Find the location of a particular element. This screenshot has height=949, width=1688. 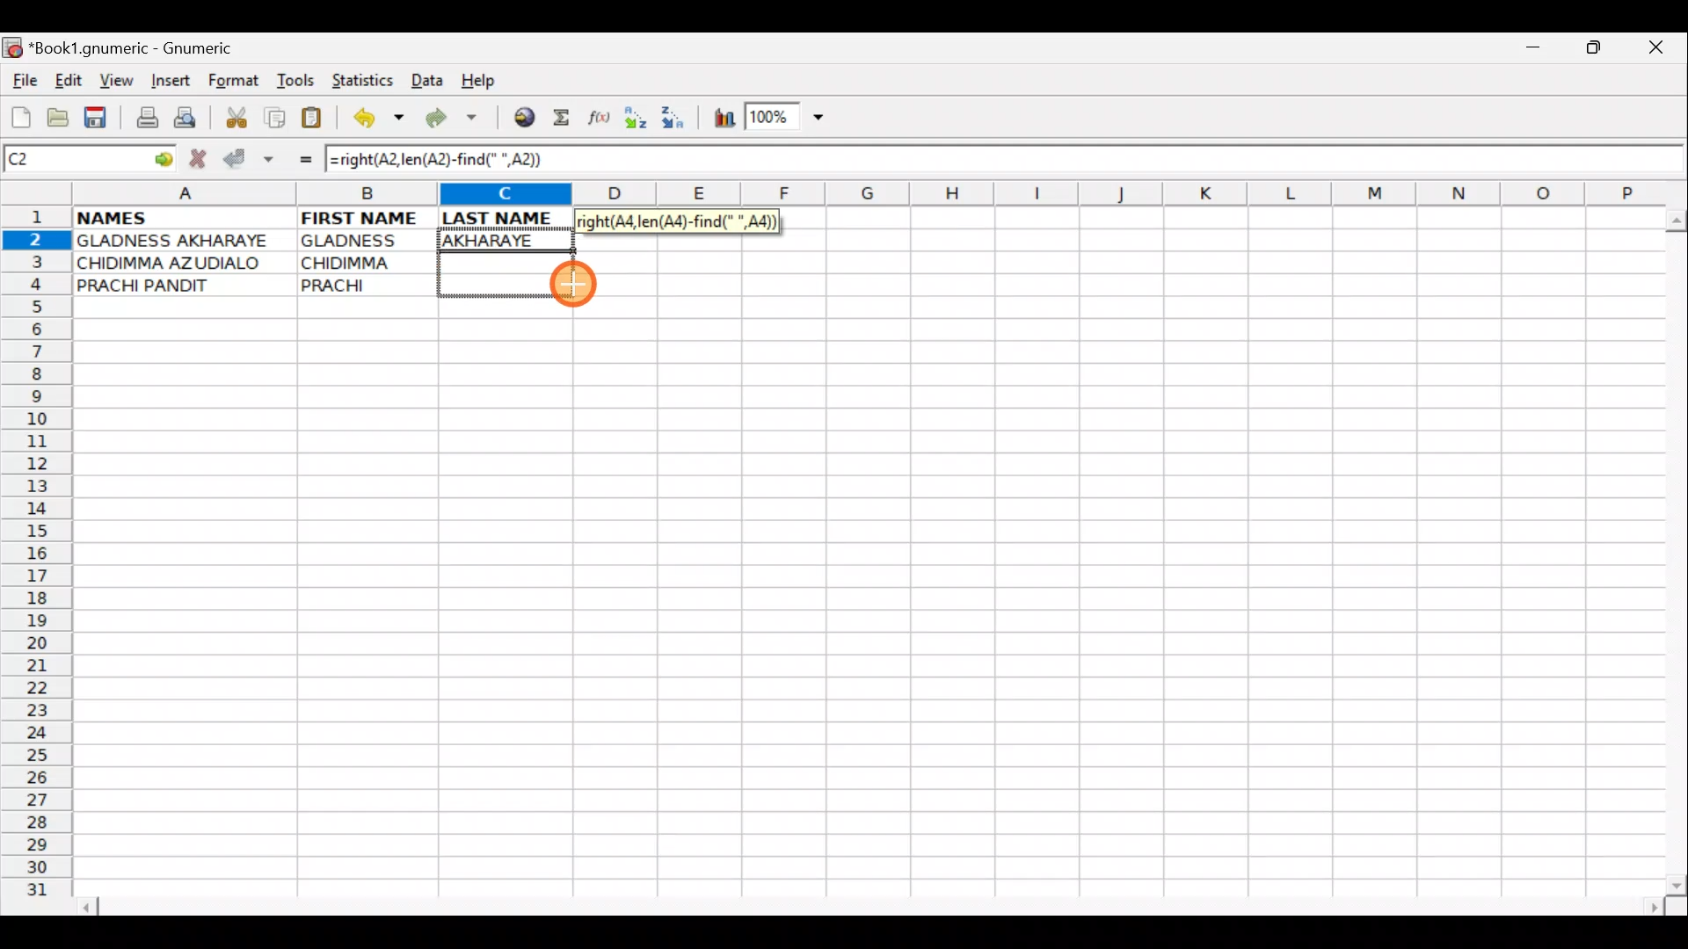

=right(A2, len(A2)-find(" ",A2)) is located at coordinates (445, 159).